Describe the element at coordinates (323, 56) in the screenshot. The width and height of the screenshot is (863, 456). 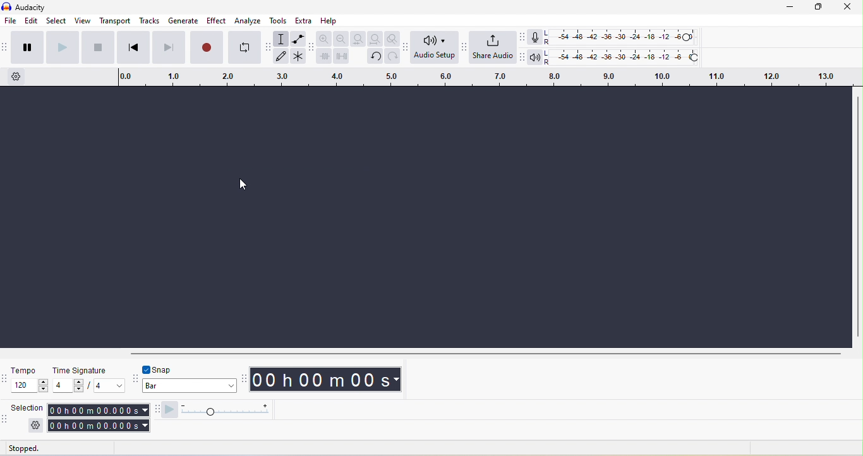
I see `trim audio outside selection` at that location.